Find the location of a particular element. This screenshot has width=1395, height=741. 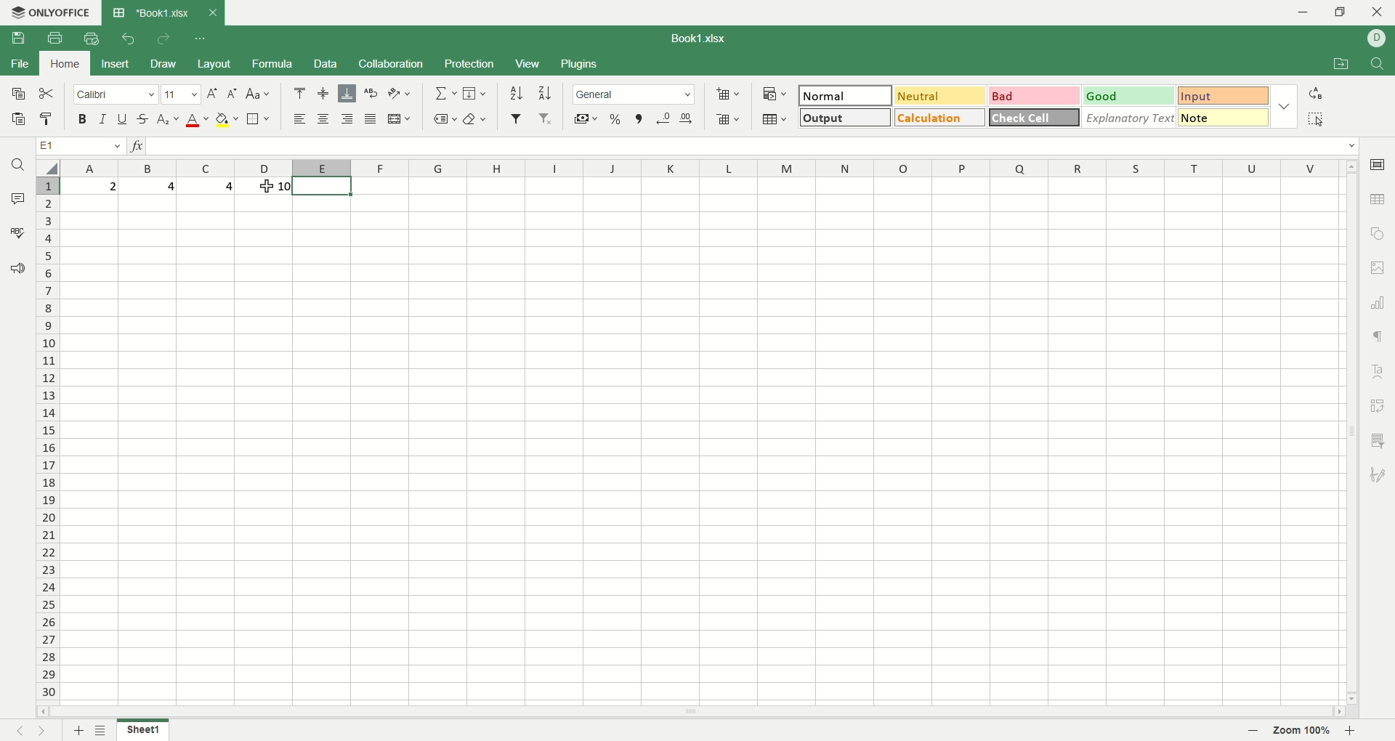

redo is located at coordinates (163, 41).